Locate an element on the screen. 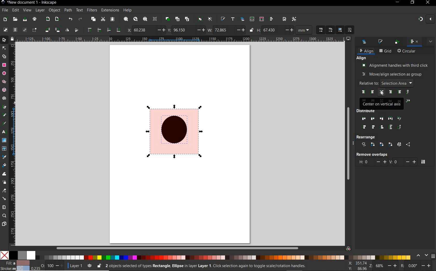  zoom drawing is located at coordinates (136, 19).